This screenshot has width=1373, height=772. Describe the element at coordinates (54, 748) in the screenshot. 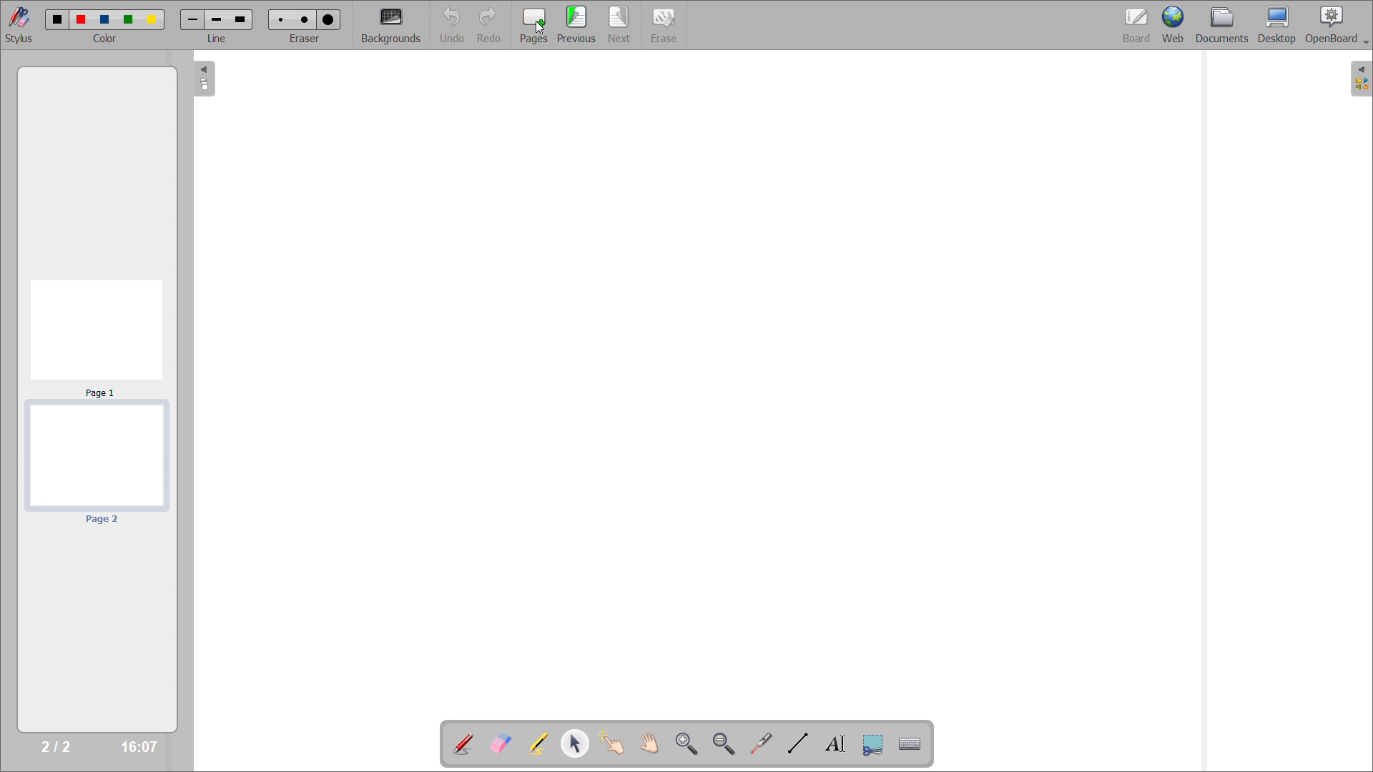

I see `2/2 (page count changed)` at that location.